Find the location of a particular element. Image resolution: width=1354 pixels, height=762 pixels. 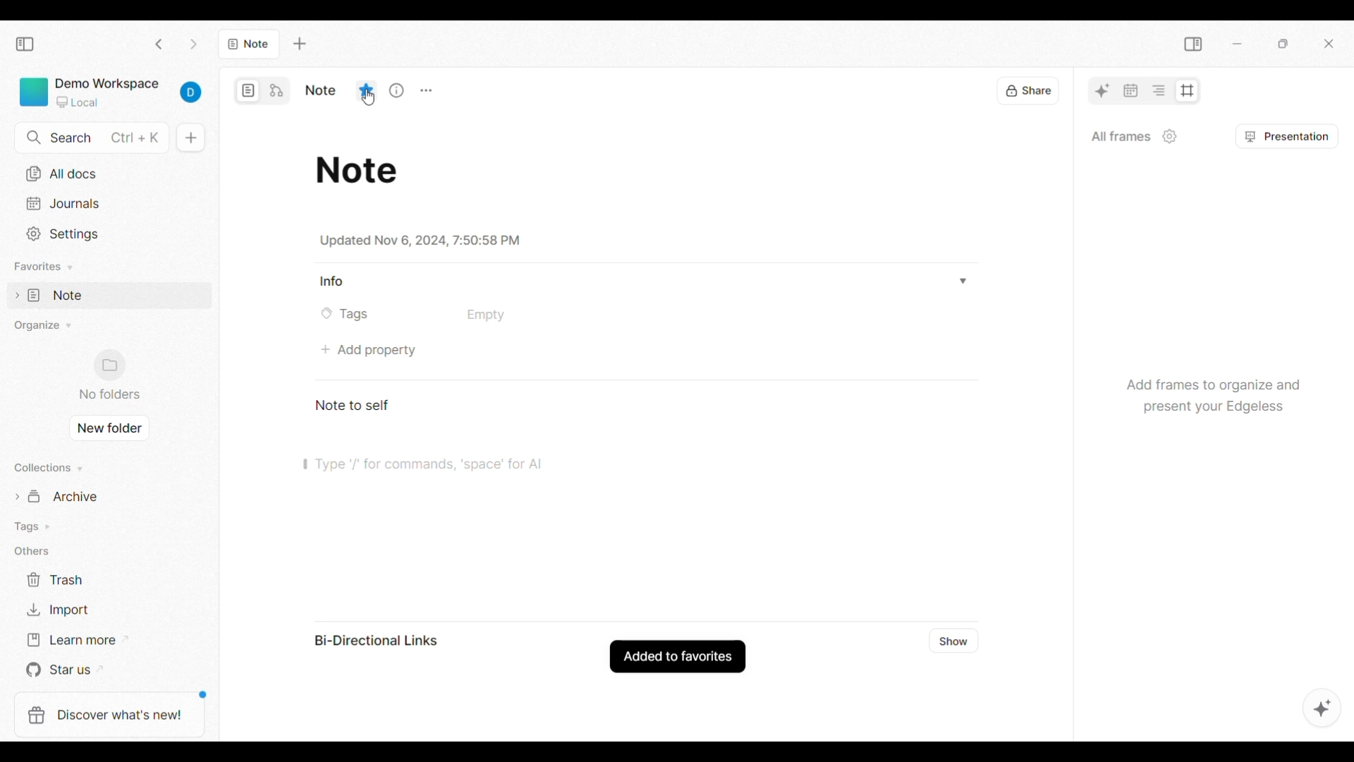

Favorite icon highlighted after being selected is located at coordinates (367, 90).